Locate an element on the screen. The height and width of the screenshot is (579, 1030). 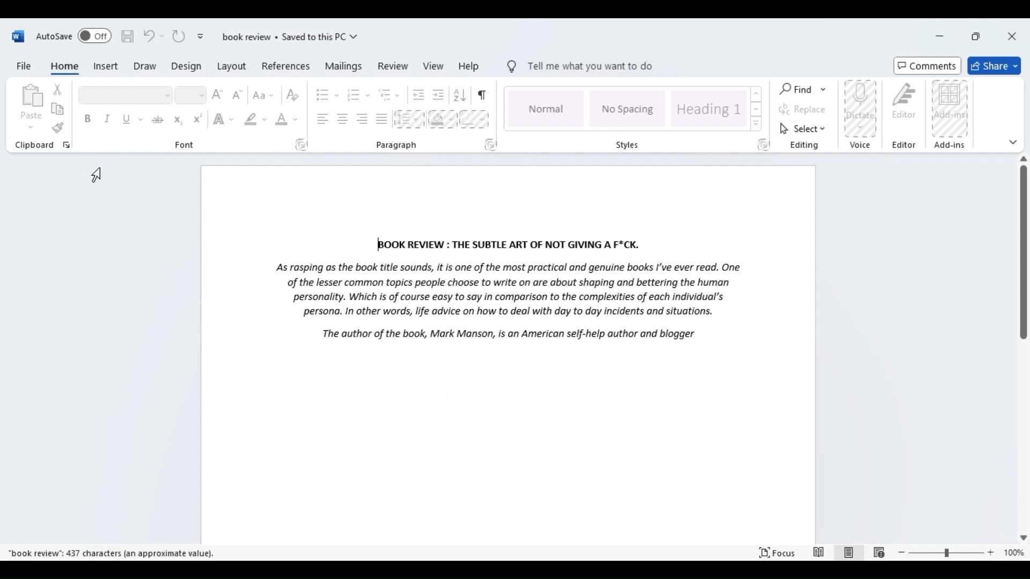
Draw is located at coordinates (143, 68).